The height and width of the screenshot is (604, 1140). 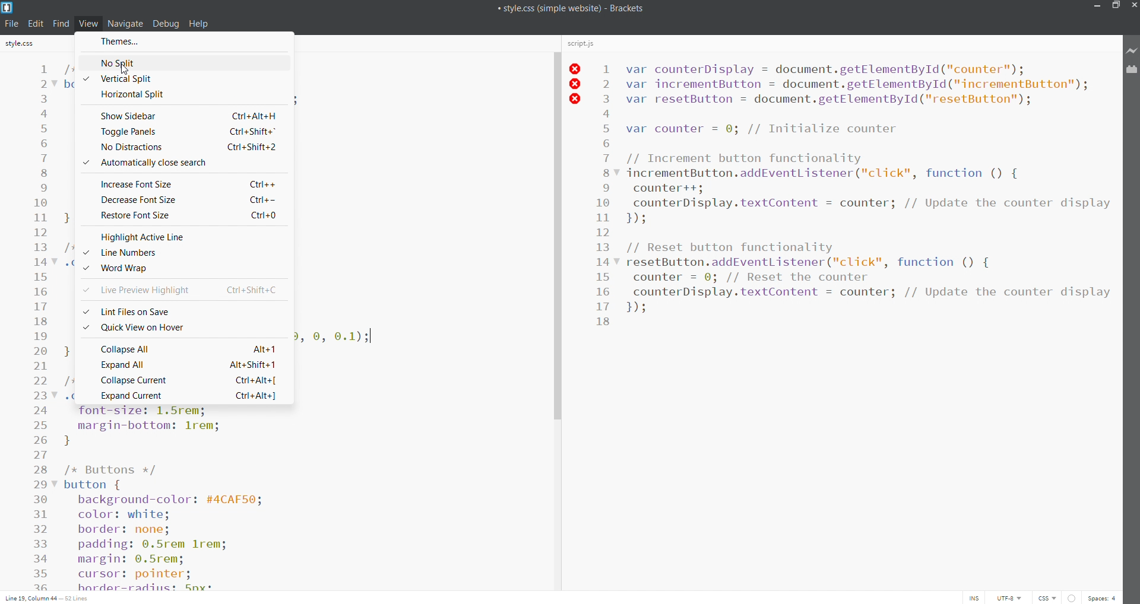 What do you see at coordinates (49, 597) in the screenshot?
I see `cursor position` at bounding box center [49, 597].